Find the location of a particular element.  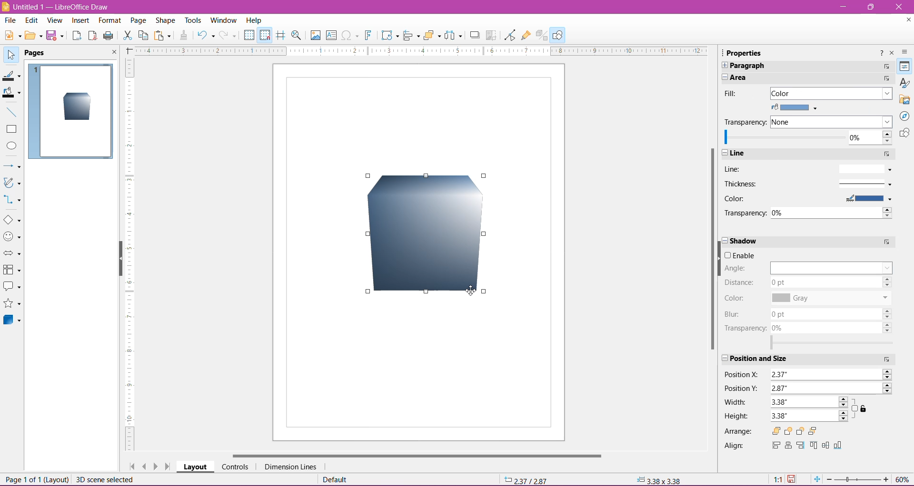

Layout is located at coordinates (195, 467).